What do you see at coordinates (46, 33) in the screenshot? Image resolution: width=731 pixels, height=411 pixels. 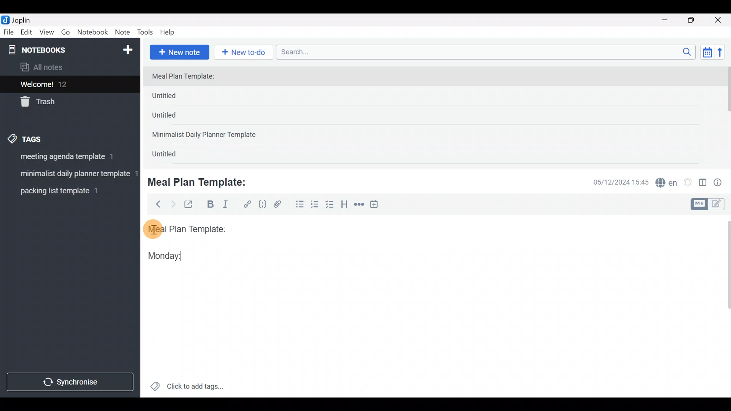 I see `View` at bounding box center [46, 33].